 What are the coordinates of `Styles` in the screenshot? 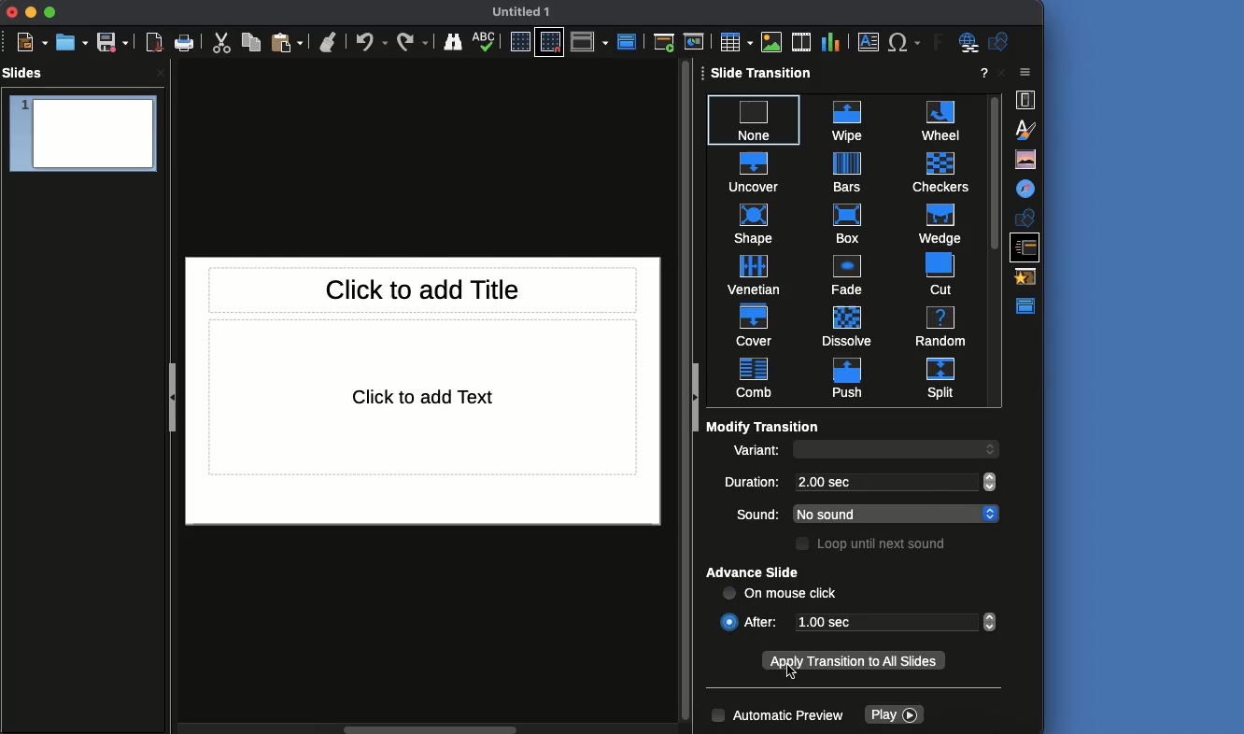 It's located at (1024, 129).